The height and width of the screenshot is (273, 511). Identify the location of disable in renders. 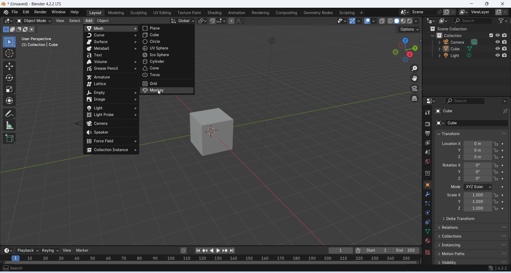
(505, 55).